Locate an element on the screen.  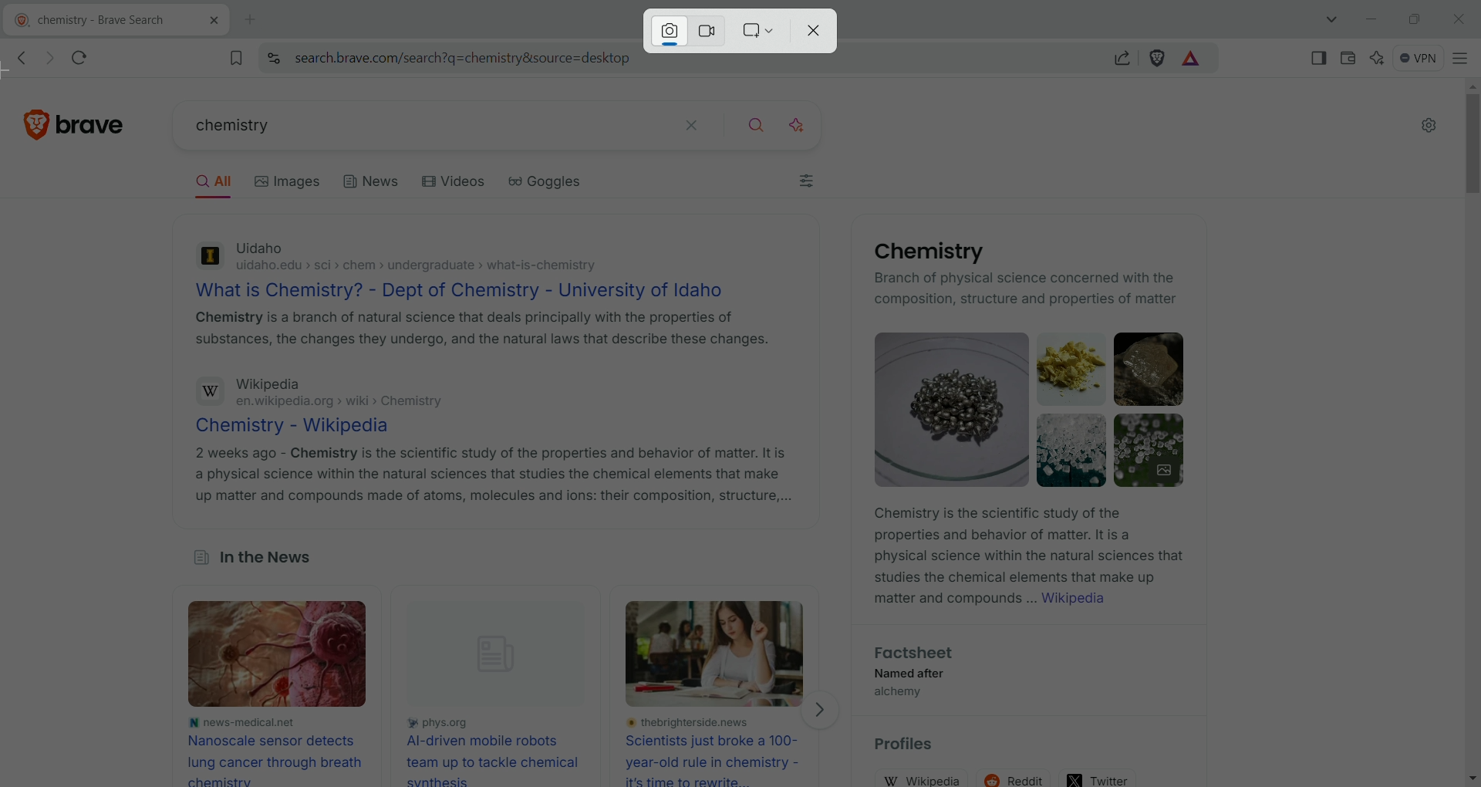
thebrighterside.news scientists just broke a 100-year-old rule in chemistry - it's time to rewrite is located at coordinates (719, 752).